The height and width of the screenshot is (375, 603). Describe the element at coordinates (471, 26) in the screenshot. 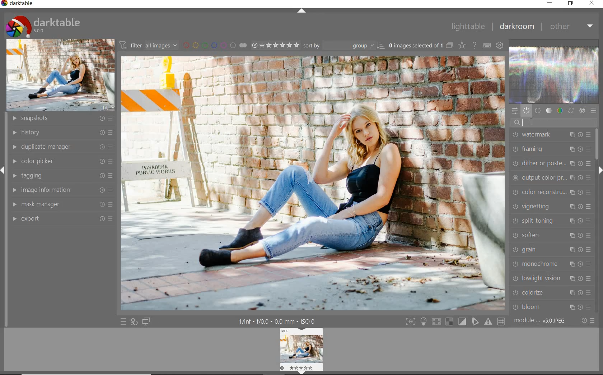

I see `lighttable` at that location.